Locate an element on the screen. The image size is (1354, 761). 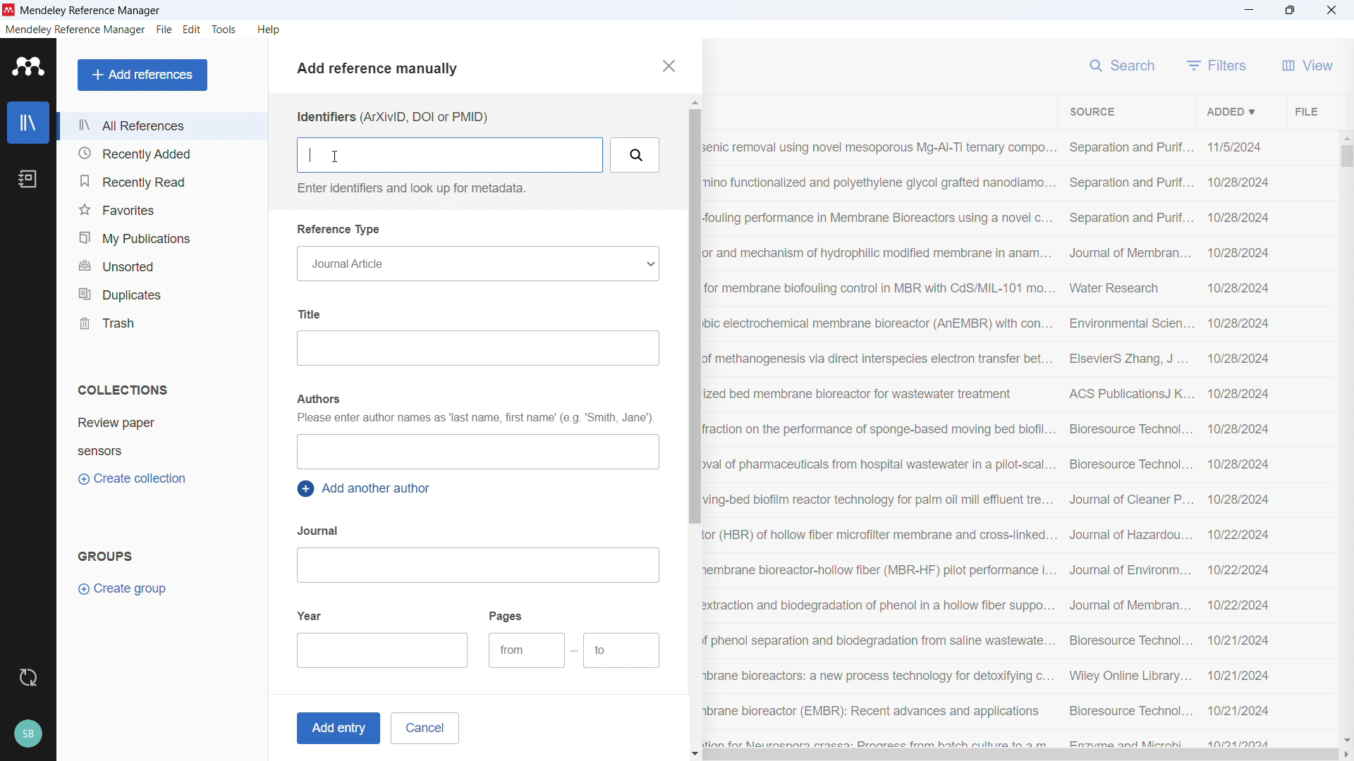
Library  is located at coordinates (28, 123).